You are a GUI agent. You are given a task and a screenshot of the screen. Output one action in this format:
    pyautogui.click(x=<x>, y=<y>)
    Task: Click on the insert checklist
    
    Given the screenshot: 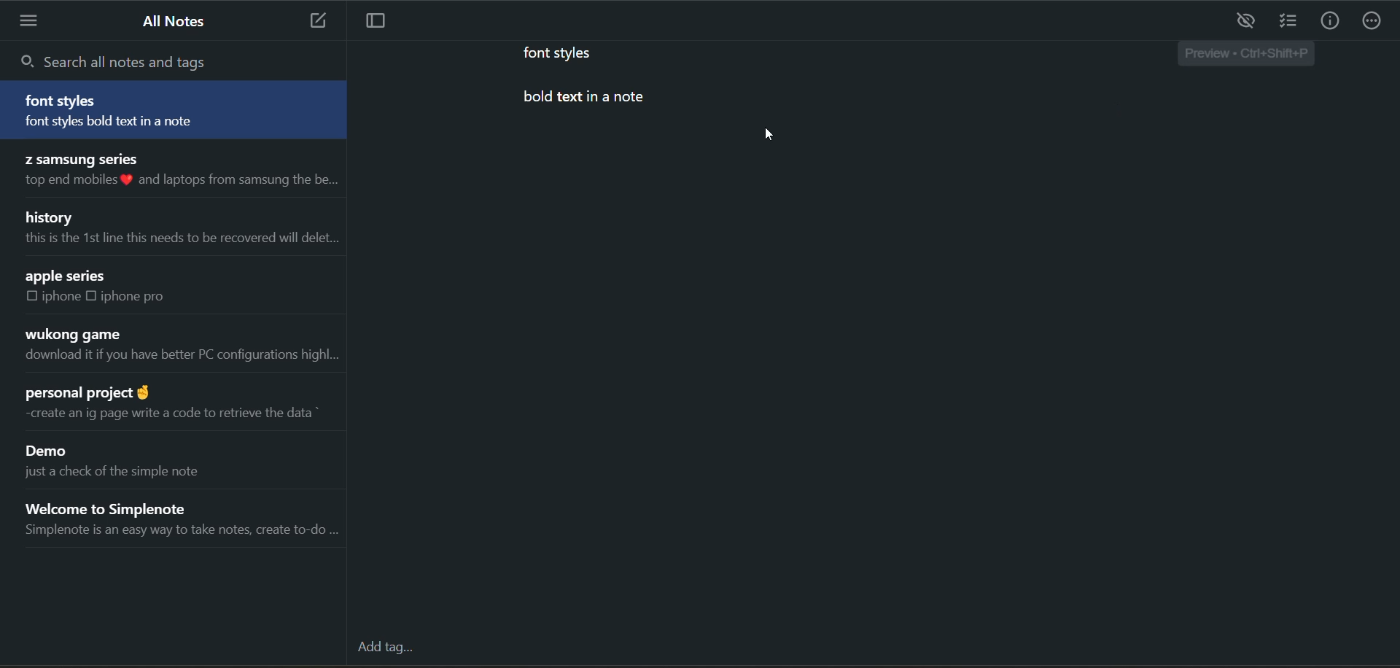 What is the action you would take?
    pyautogui.click(x=1288, y=23)
    